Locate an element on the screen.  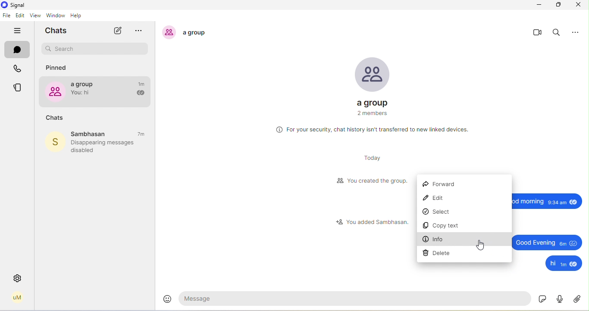
copy text is located at coordinates (441, 227).